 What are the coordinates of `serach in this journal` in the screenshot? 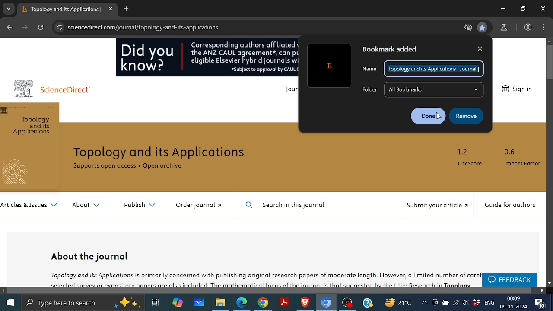 It's located at (289, 206).